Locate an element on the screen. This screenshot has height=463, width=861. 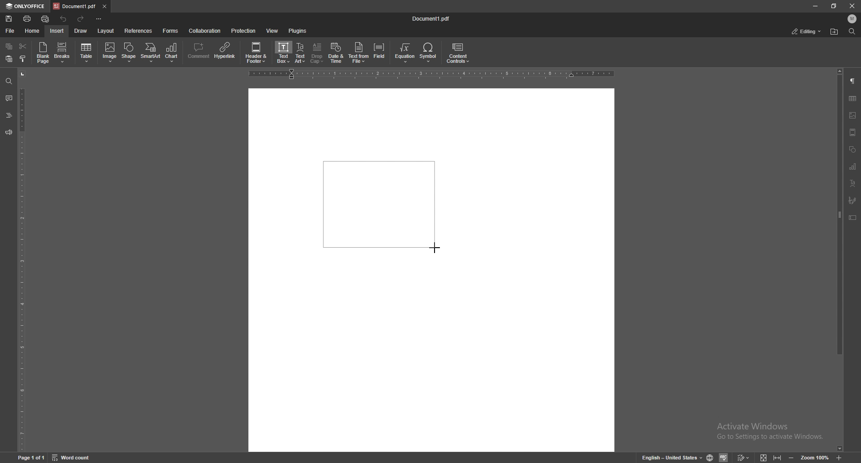
paste is located at coordinates (9, 59).